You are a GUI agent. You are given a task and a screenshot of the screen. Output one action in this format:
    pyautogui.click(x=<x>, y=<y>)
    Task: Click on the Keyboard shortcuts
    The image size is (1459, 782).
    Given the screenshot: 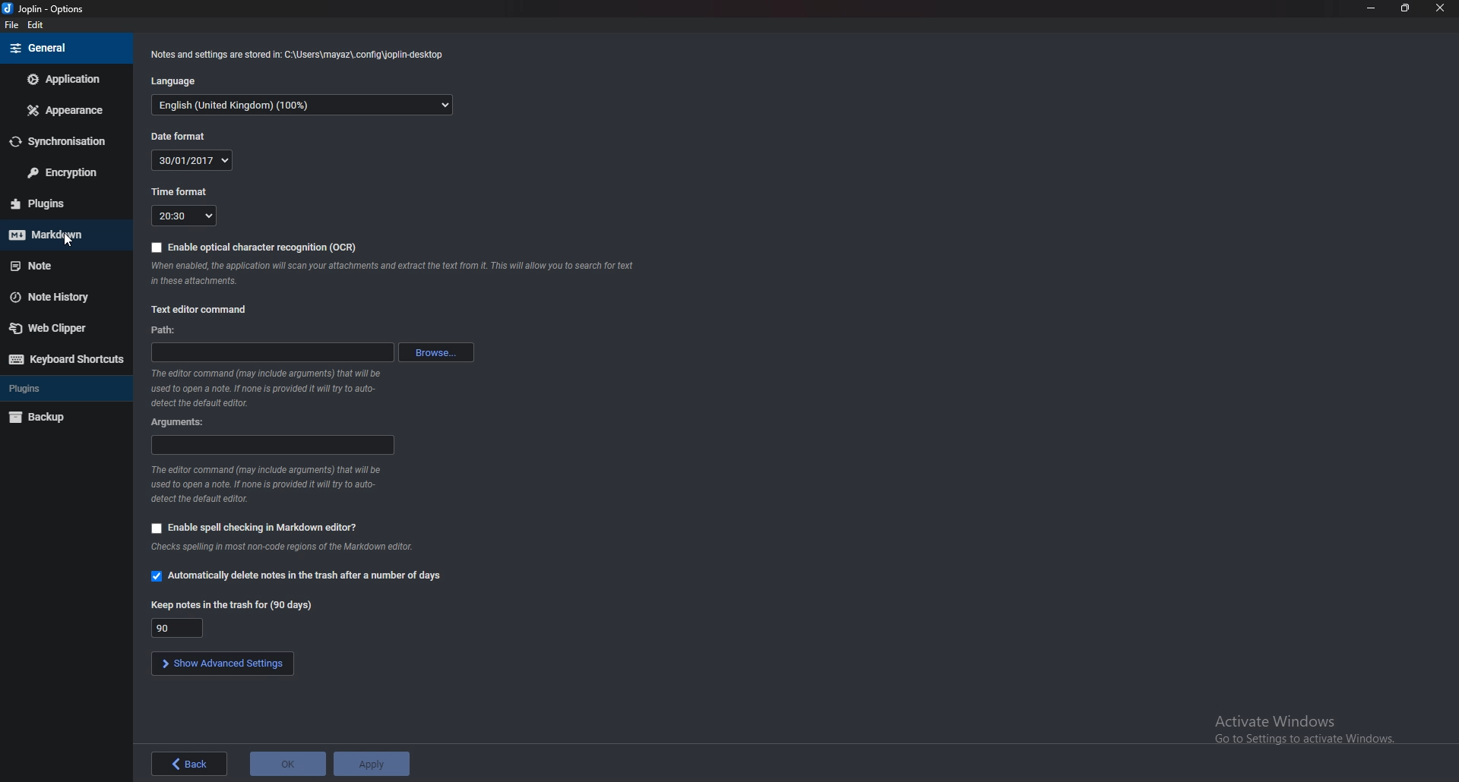 What is the action you would take?
    pyautogui.click(x=64, y=359)
    